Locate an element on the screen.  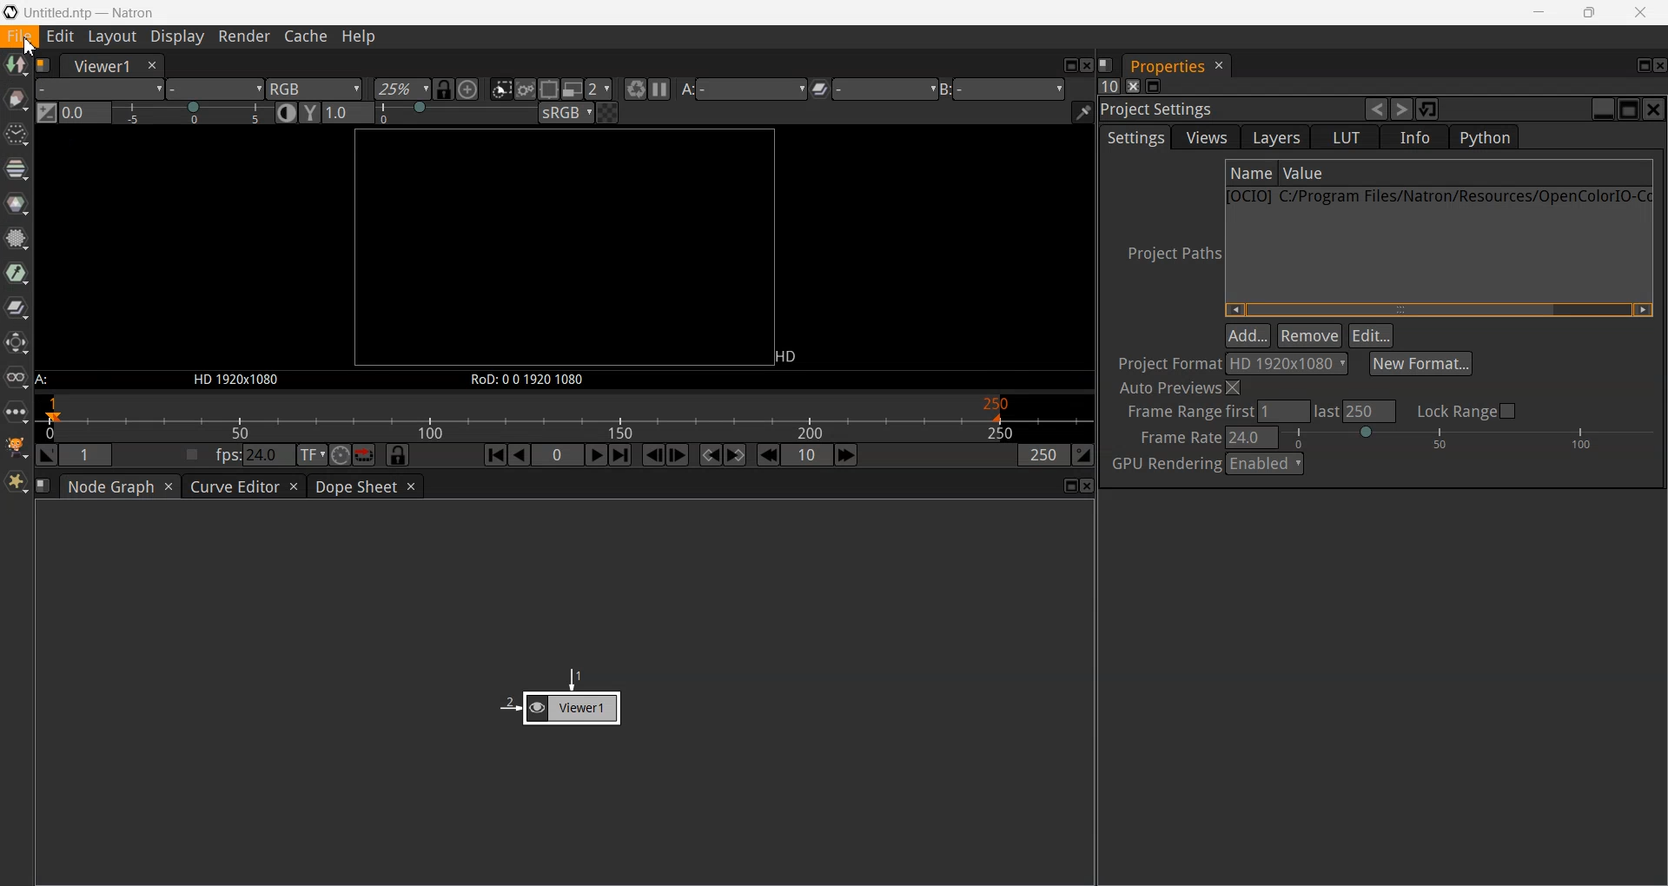
Hide/Show Information bar is located at coordinates (1082, 112).